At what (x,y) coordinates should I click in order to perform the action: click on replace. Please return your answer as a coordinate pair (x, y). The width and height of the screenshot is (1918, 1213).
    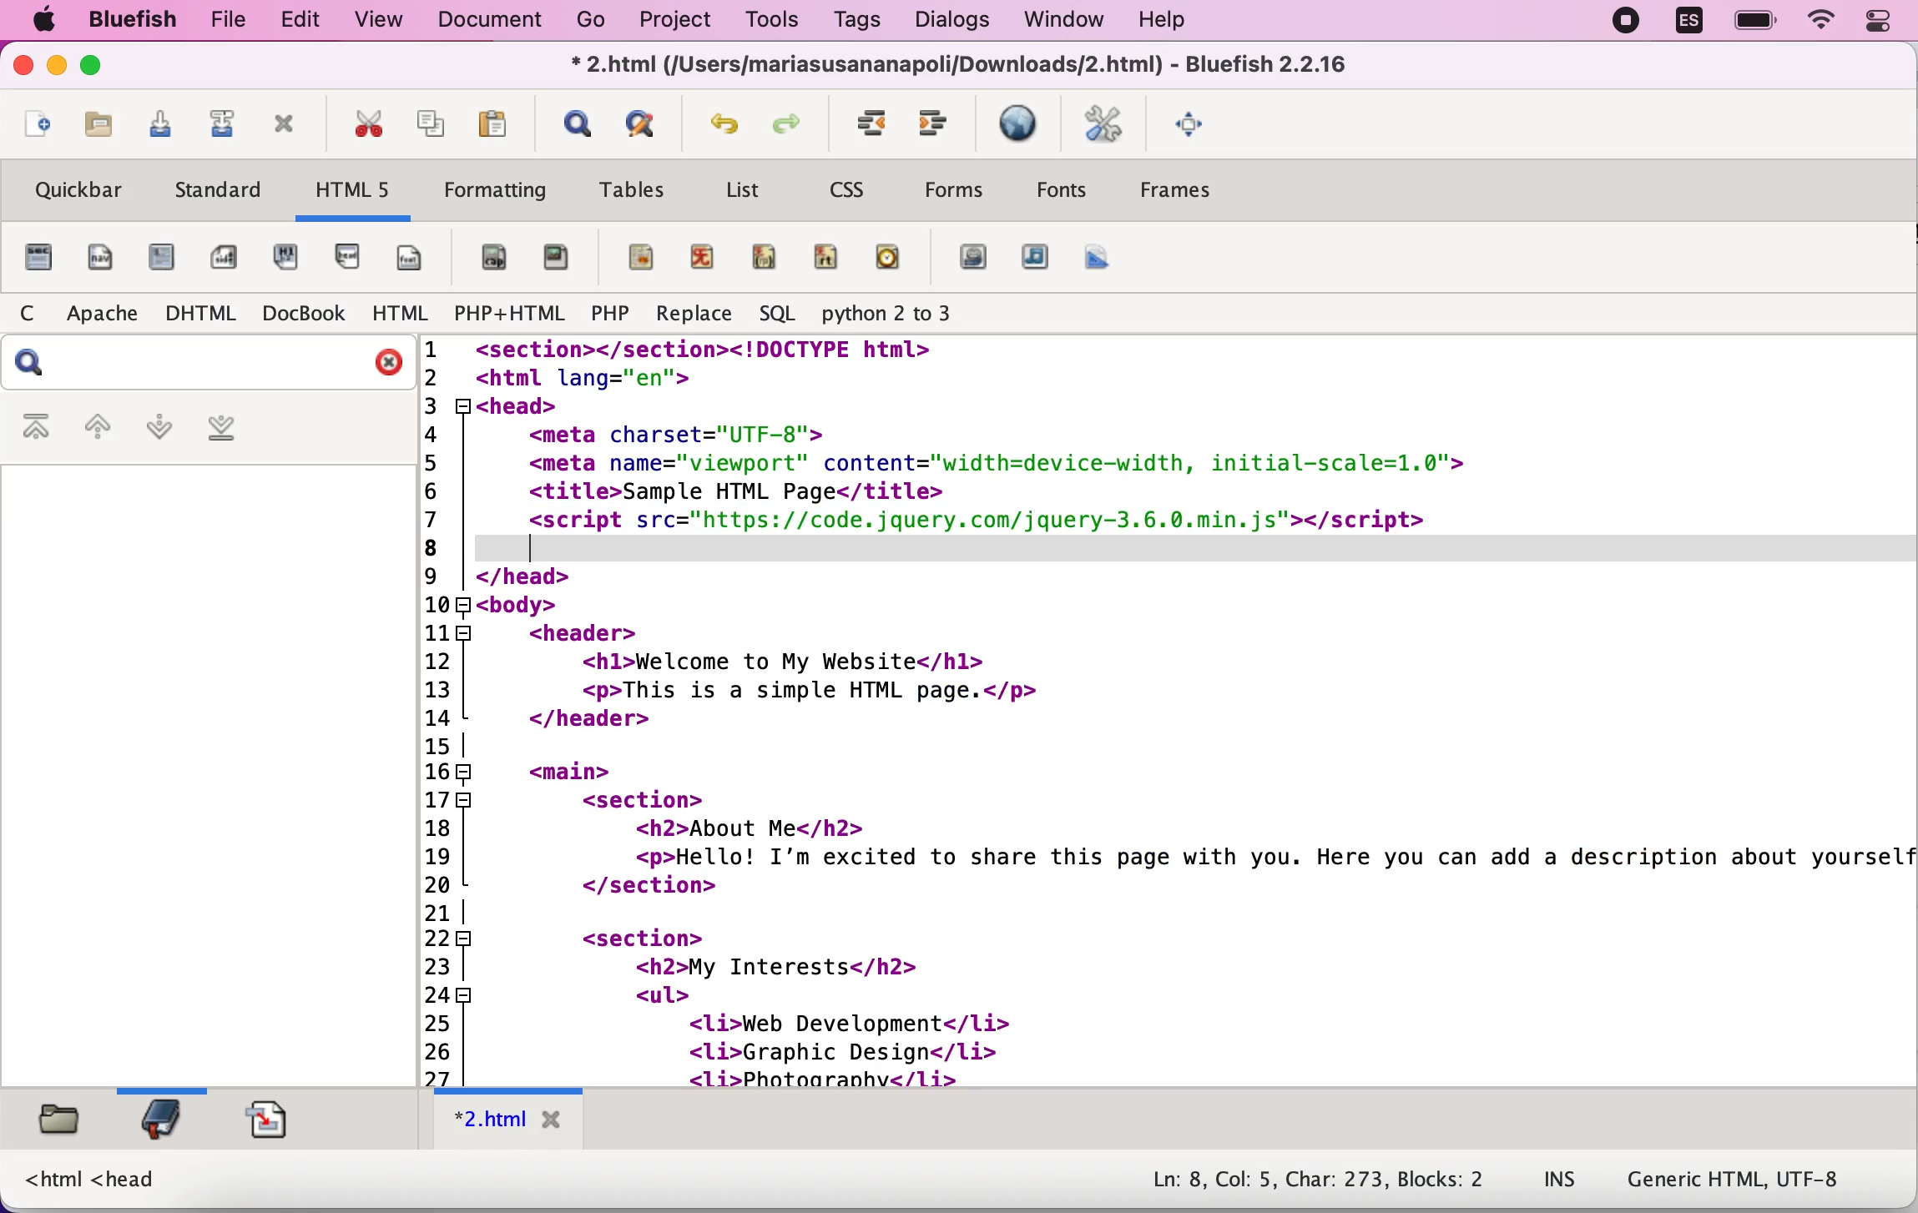
    Looking at the image, I should click on (690, 315).